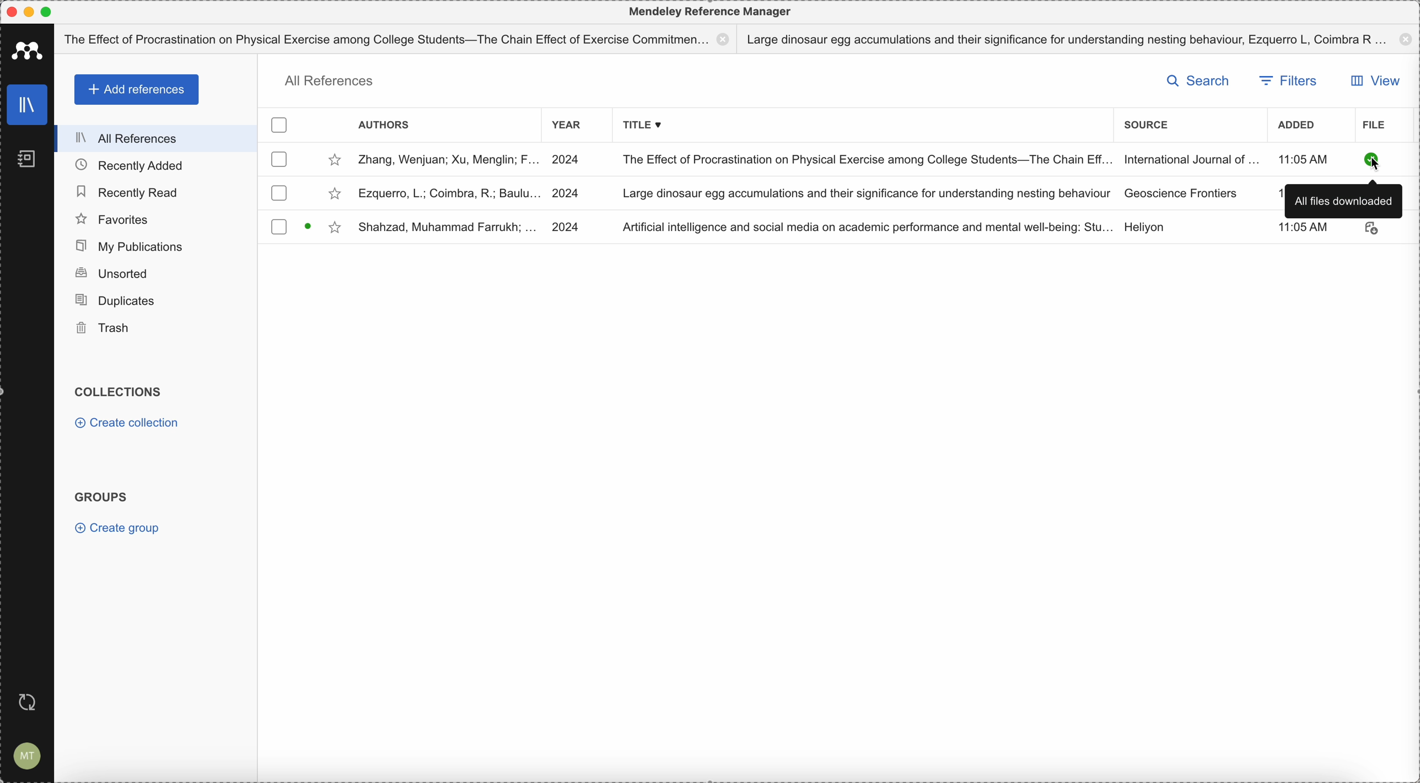 The height and width of the screenshot is (783, 1420). Describe the element at coordinates (153, 138) in the screenshot. I see `all references` at that location.